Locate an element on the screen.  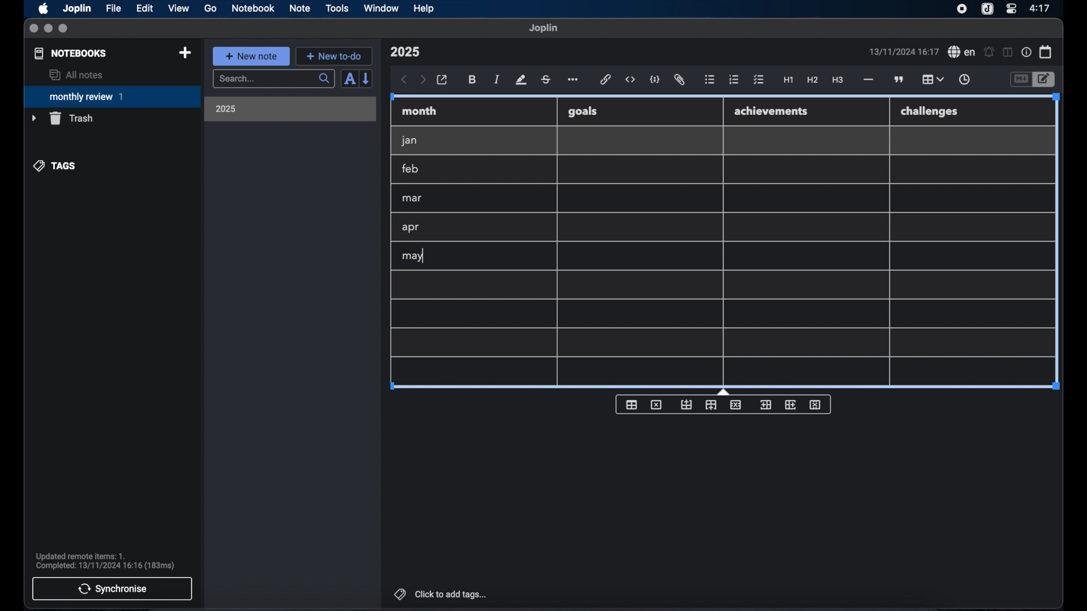
numbered list is located at coordinates (734, 79).